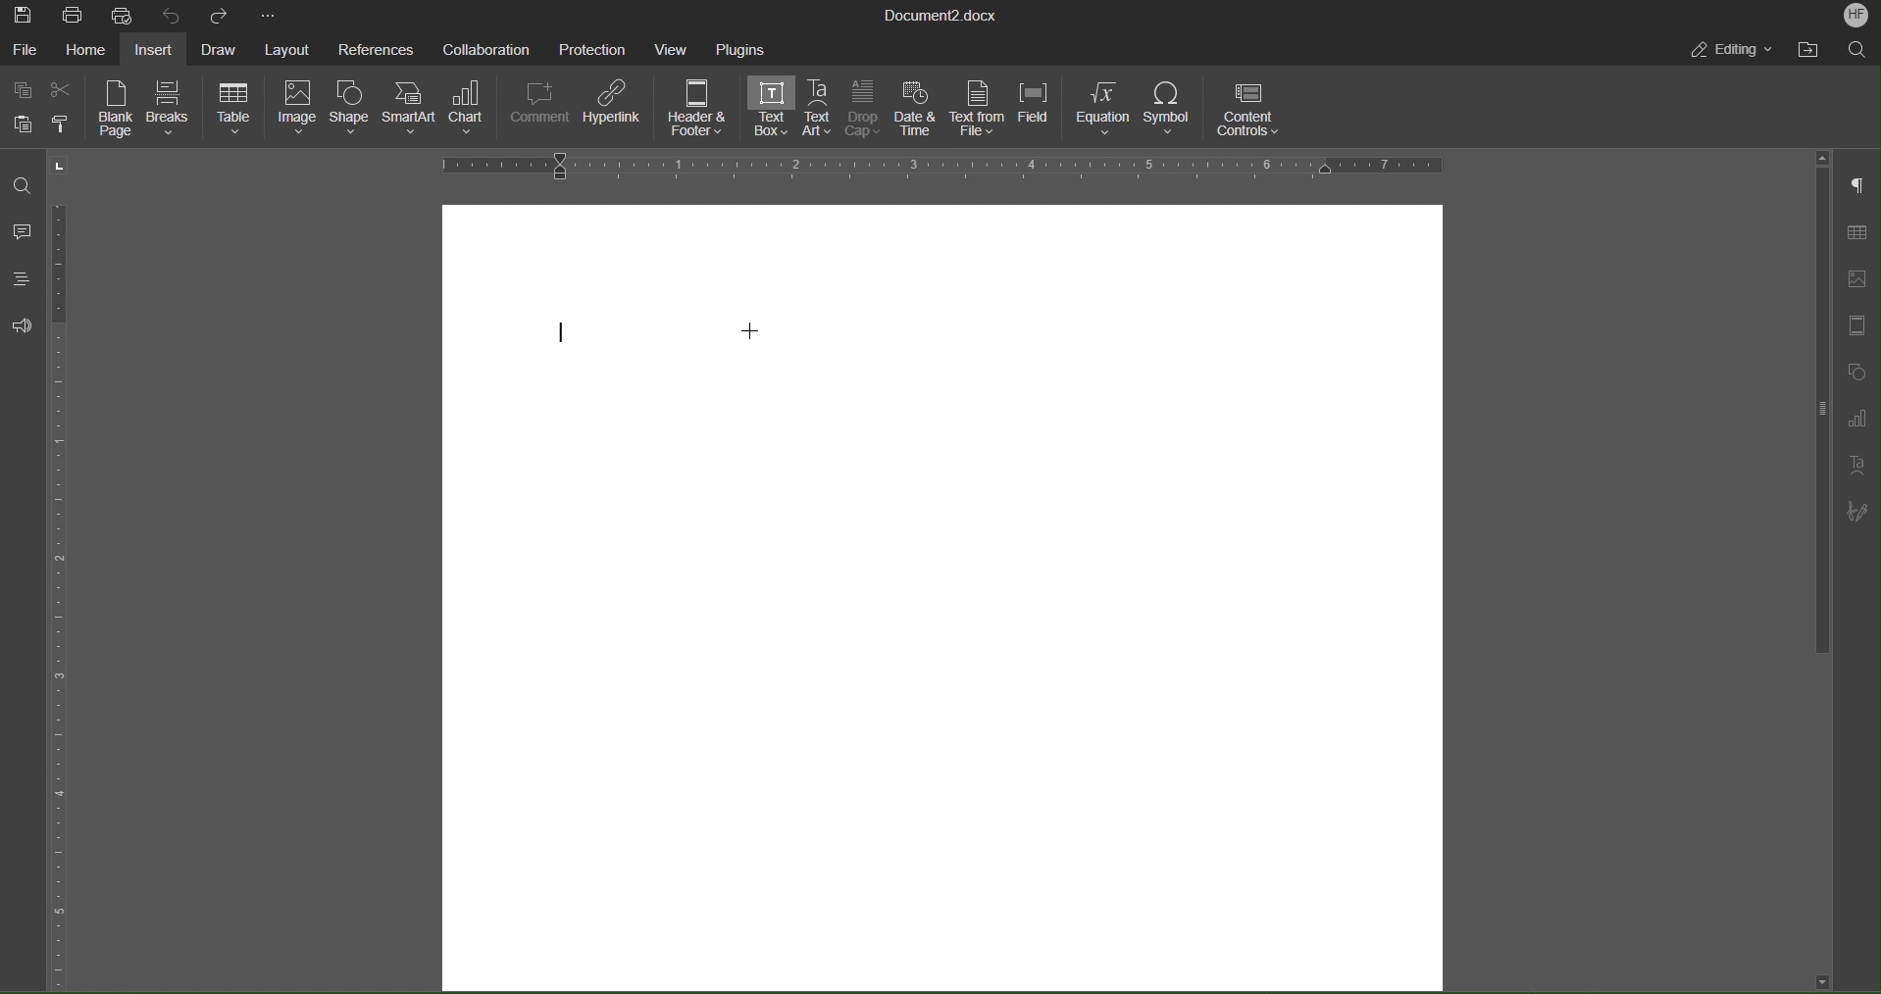 This screenshot has width=1881, height=994. I want to click on Shape, so click(352, 112).